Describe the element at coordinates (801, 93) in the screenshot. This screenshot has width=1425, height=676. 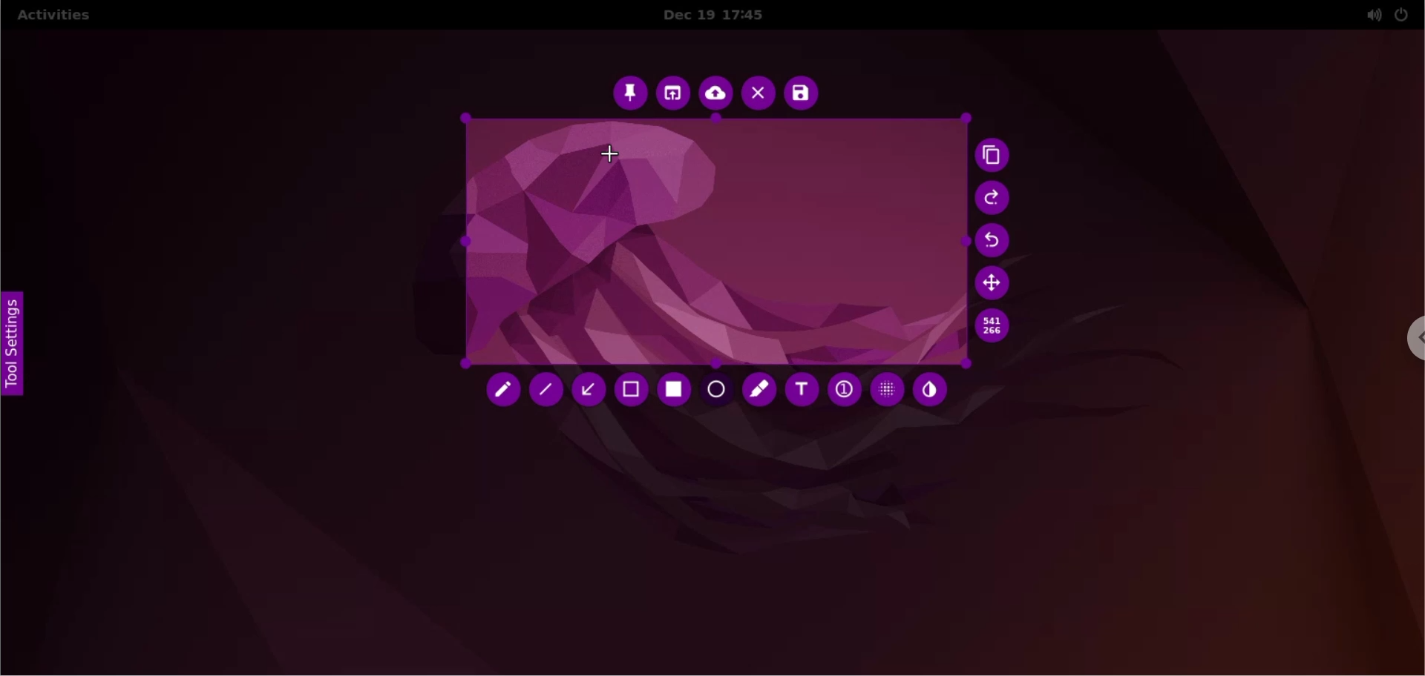
I see `save` at that location.